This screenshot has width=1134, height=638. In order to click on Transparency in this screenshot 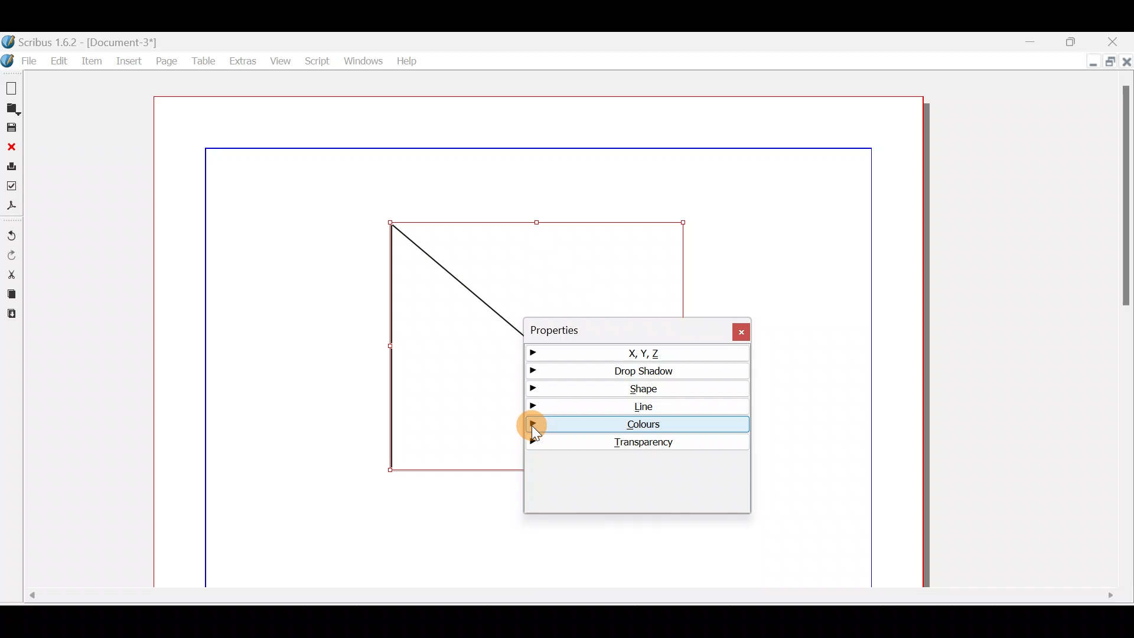, I will do `click(637, 442)`.